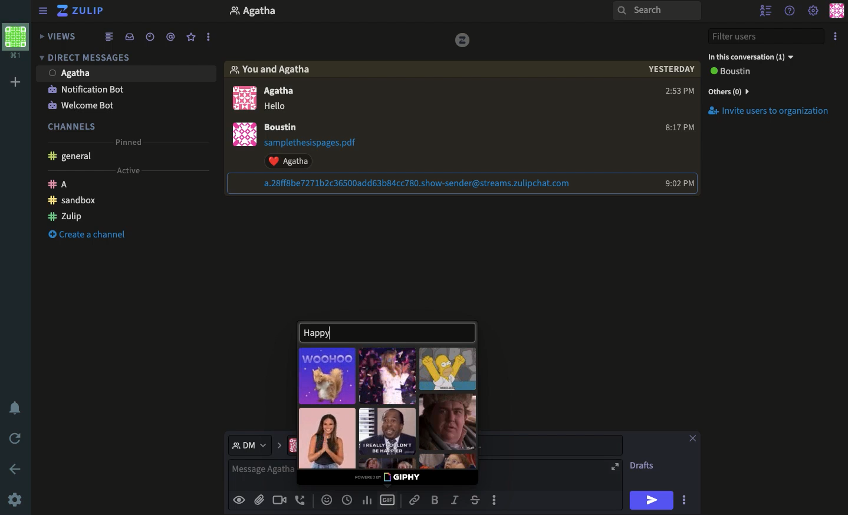  What do you see at coordinates (328, 375) in the screenshot?
I see `GIFs` at bounding box center [328, 375].